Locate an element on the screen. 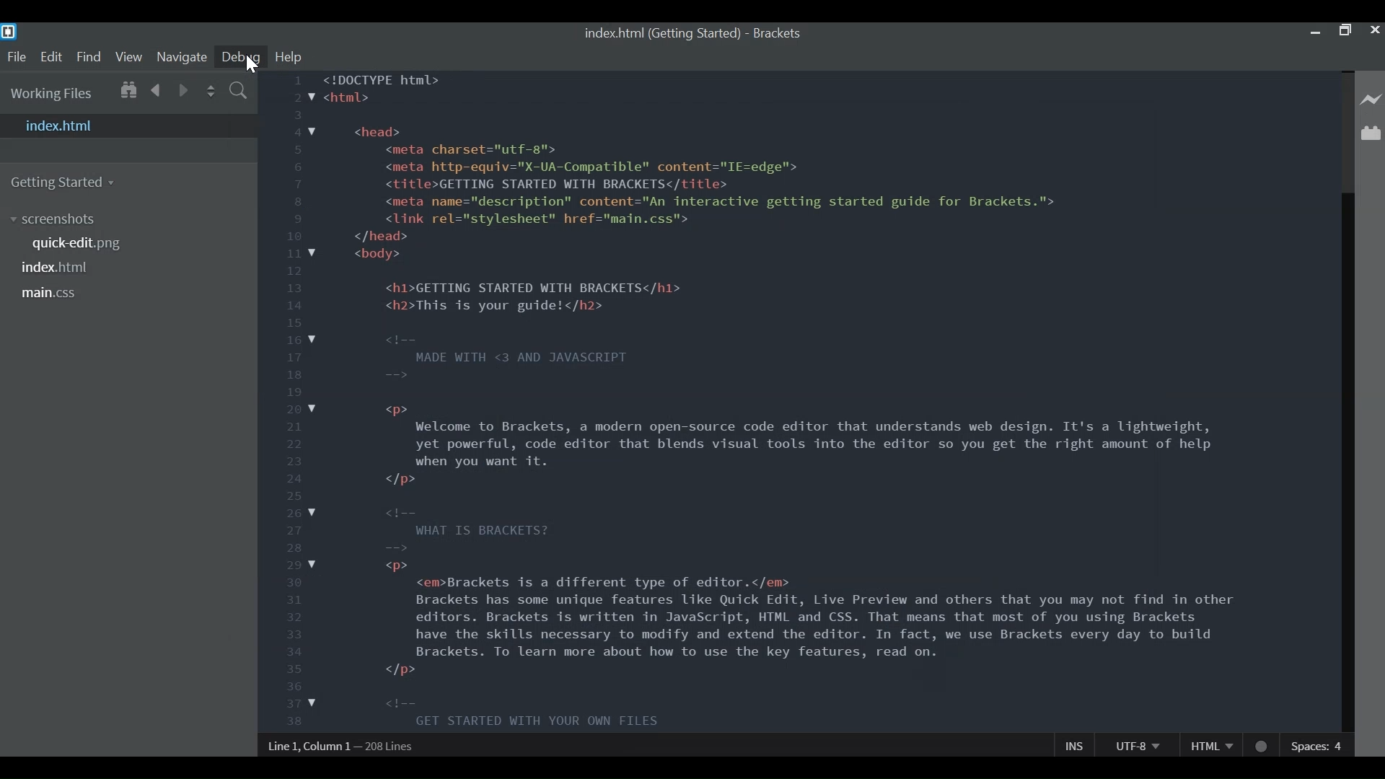 This screenshot has height=779, width=1385. Brackets Desktop icon is located at coordinates (9, 32).